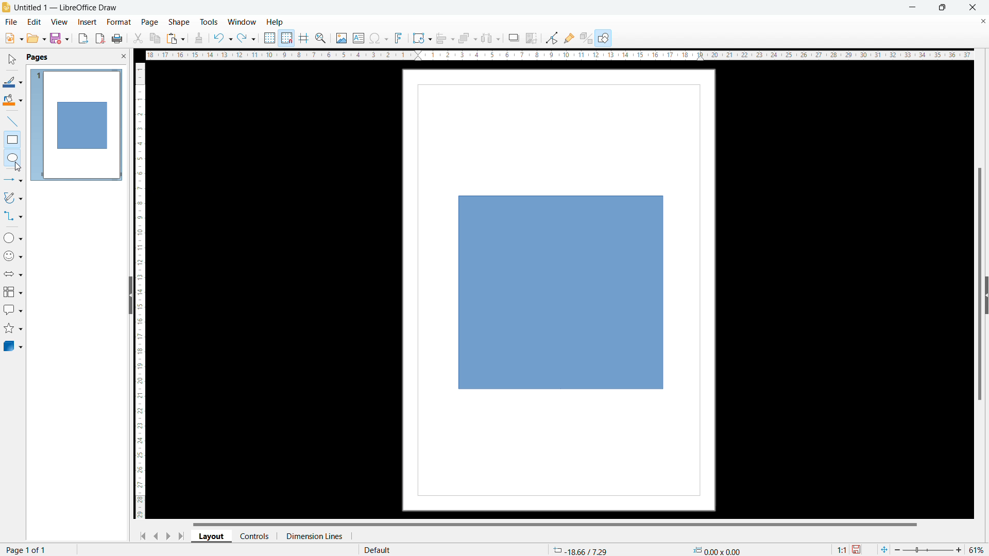  What do you see at coordinates (100, 39) in the screenshot?
I see `export directly as pdf` at bounding box center [100, 39].